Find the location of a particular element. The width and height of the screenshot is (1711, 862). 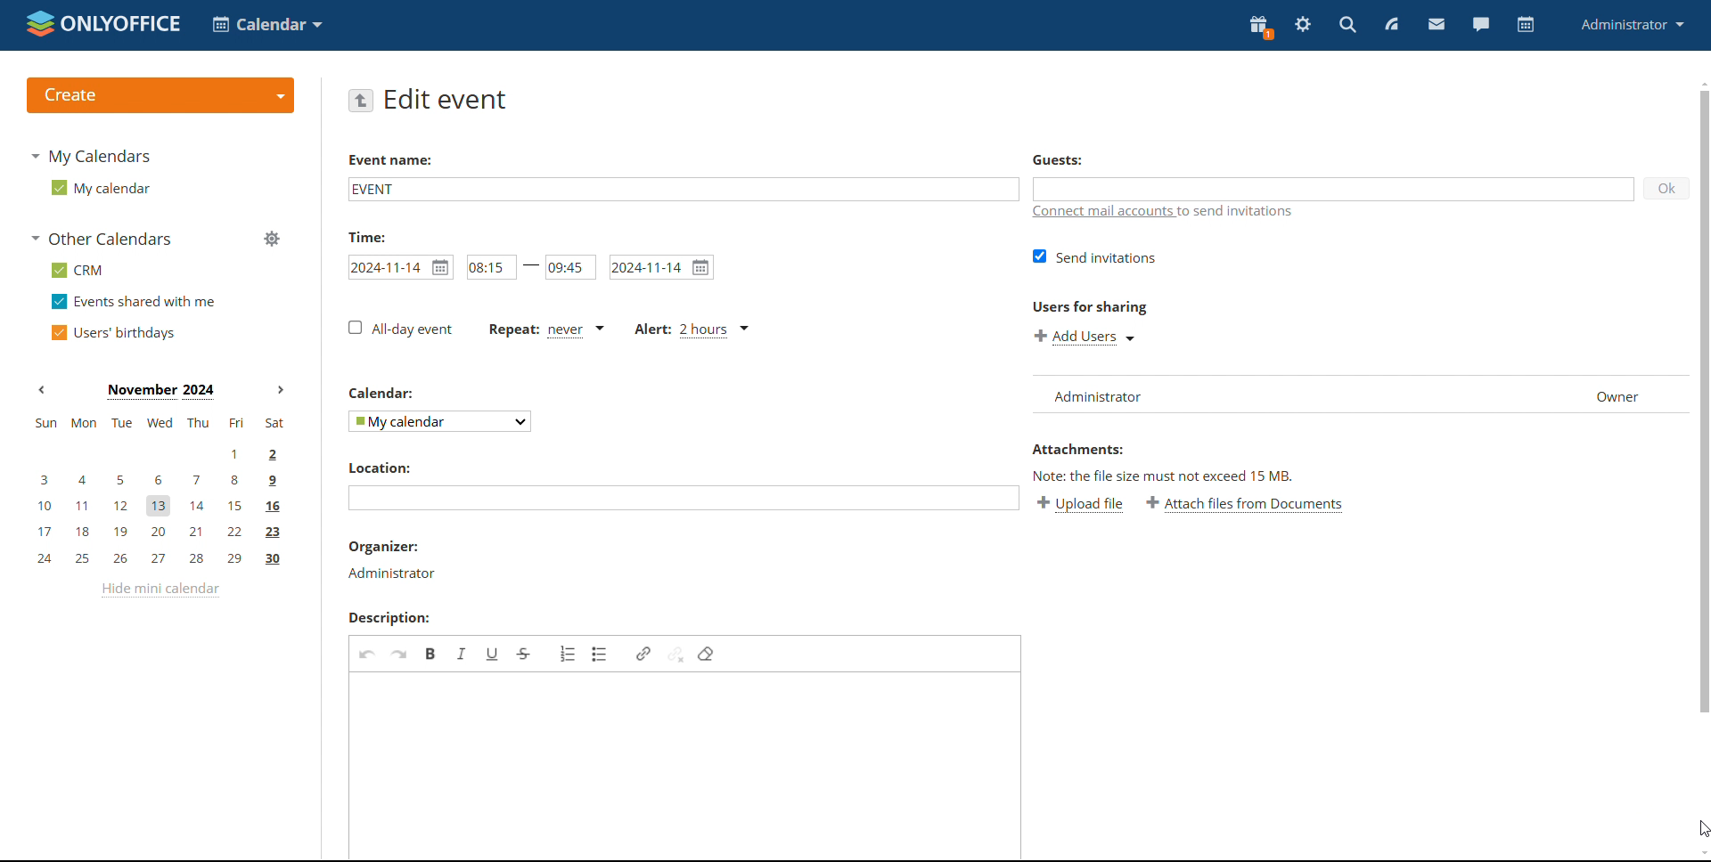

underline is located at coordinates (493, 654).